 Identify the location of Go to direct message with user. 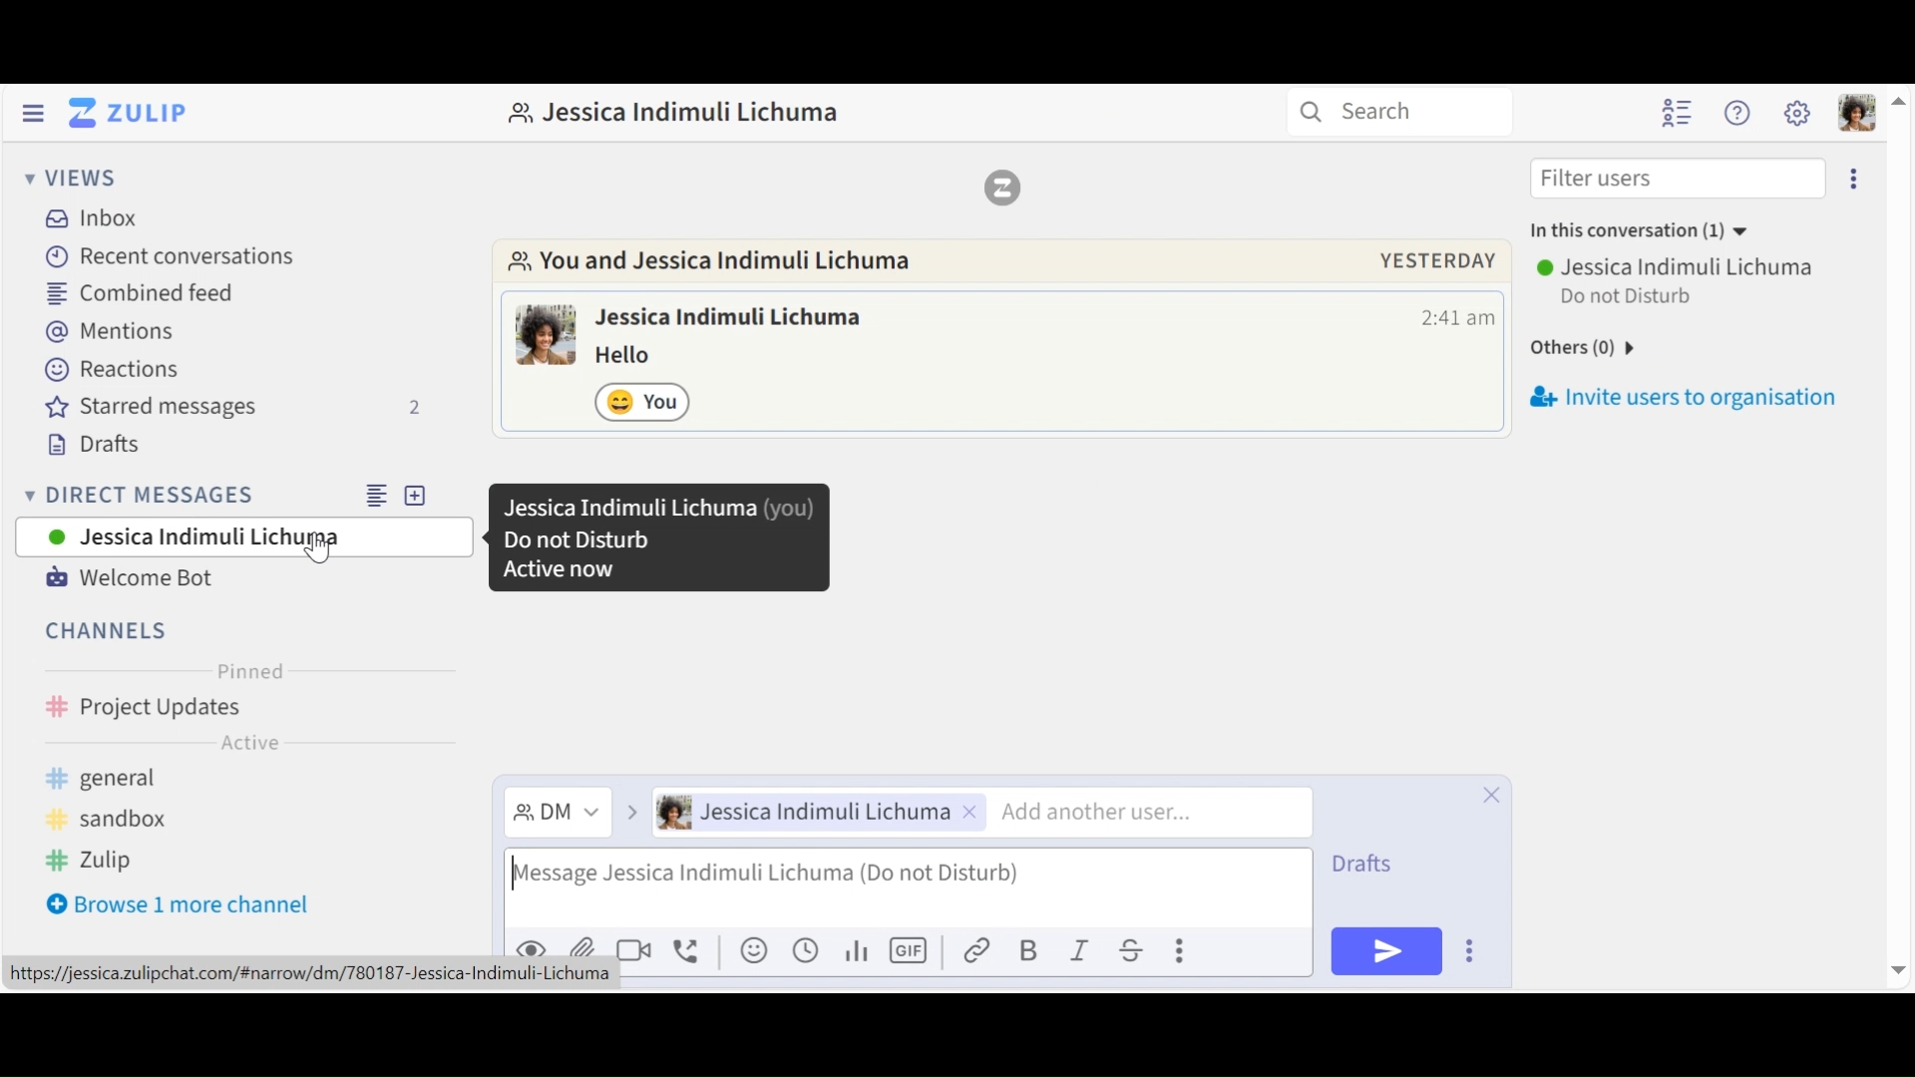
(711, 262).